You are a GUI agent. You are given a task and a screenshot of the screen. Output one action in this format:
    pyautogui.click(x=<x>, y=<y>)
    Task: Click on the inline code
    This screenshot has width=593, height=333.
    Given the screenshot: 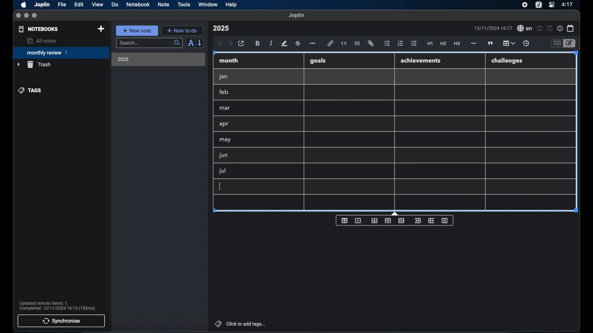 What is the action you would take?
    pyautogui.click(x=344, y=43)
    